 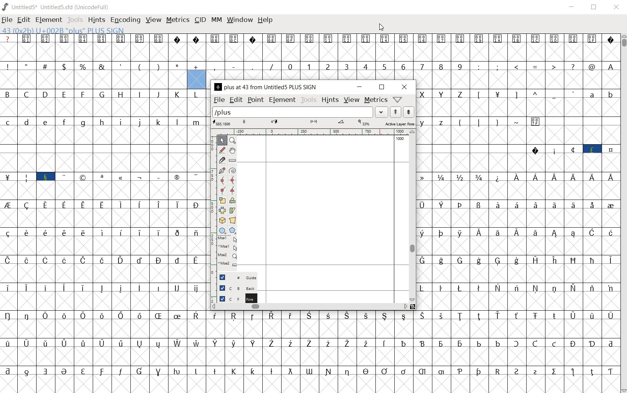 I want to click on cursor, so click(x=383, y=28).